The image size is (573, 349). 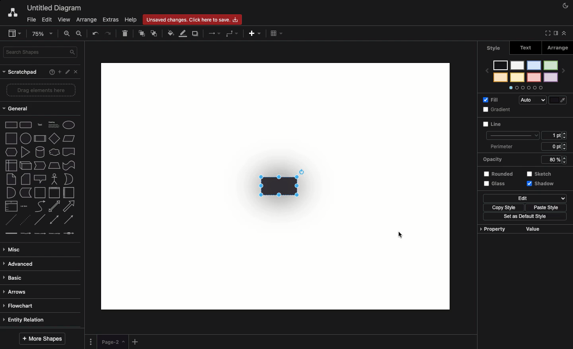 I want to click on Fill, so click(x=491, y=100).